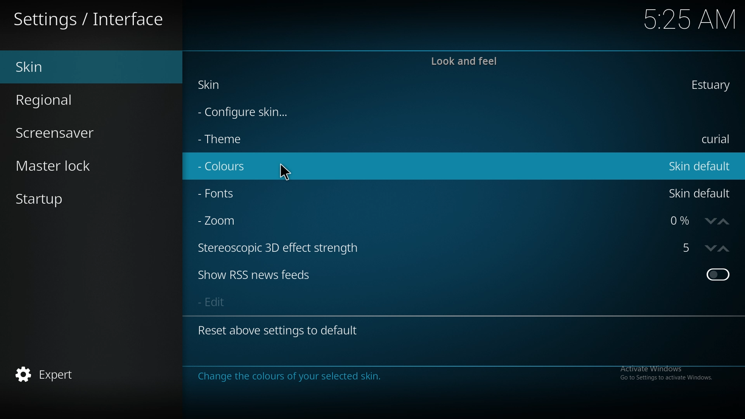 Image resolution: width=745 pixels, height=419 pixels. I want to click on skin, so click(66, 68).